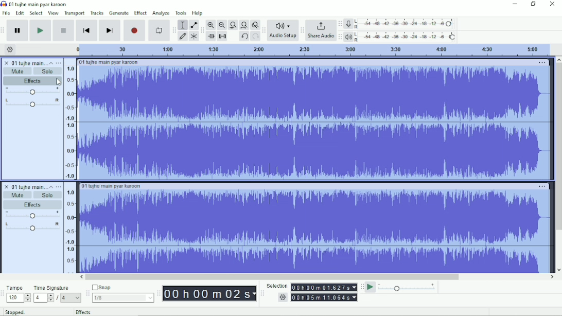 This screenshot has width=562, height=316. Describe the element at coordinates (4, 293) in the screenshot. I see `Audacity time signature toolbar` at that location.